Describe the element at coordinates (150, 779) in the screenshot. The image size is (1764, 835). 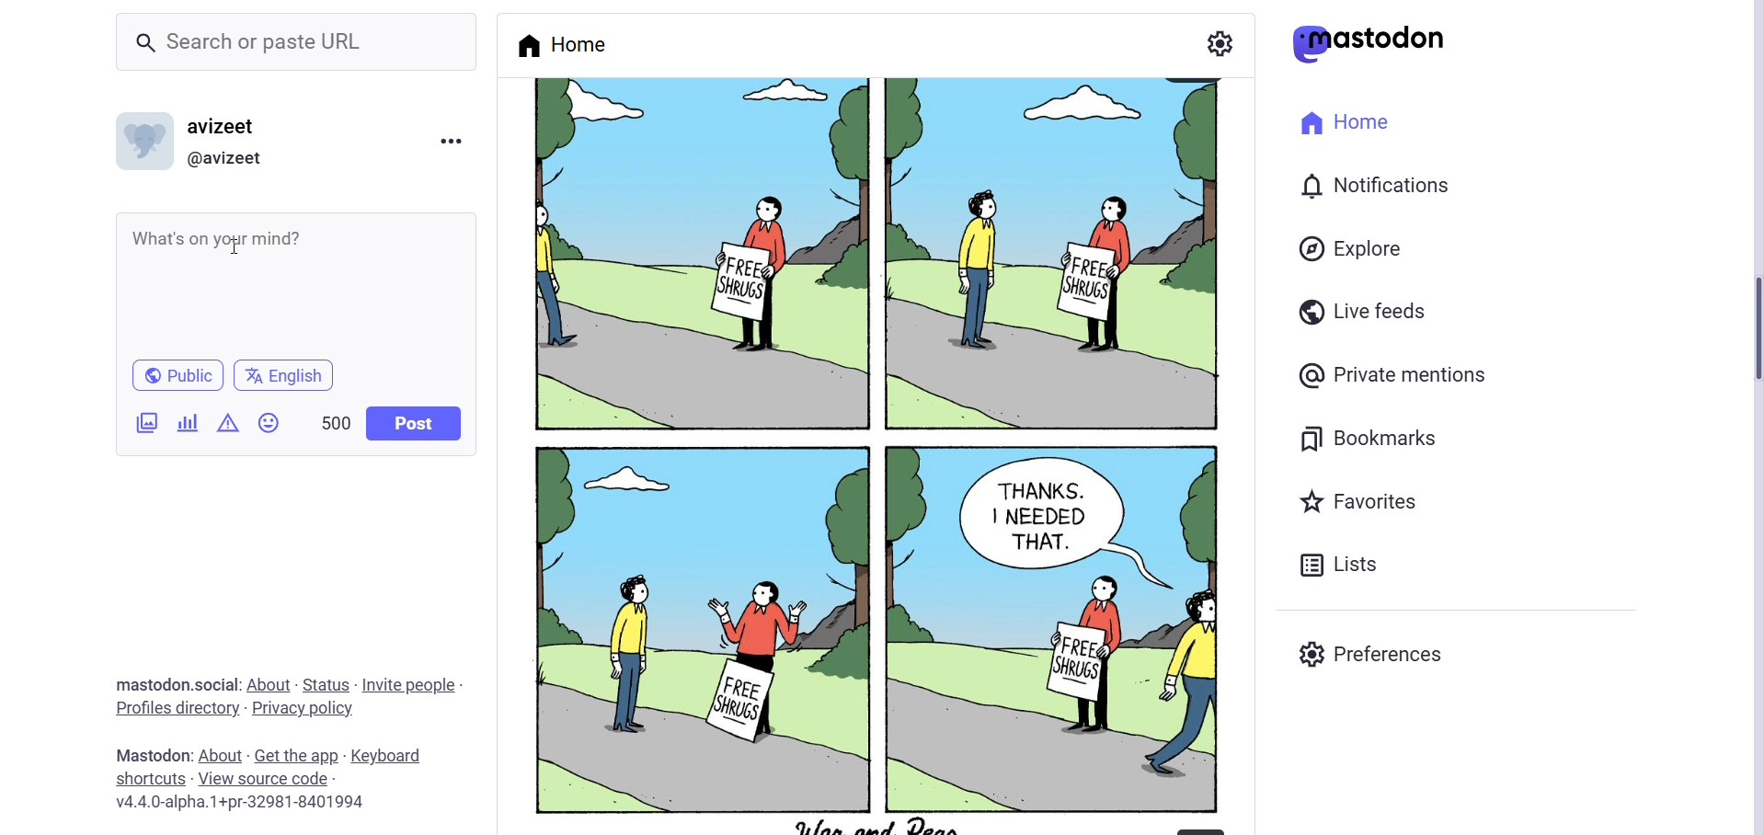
I see `Shortcuts` at that location.